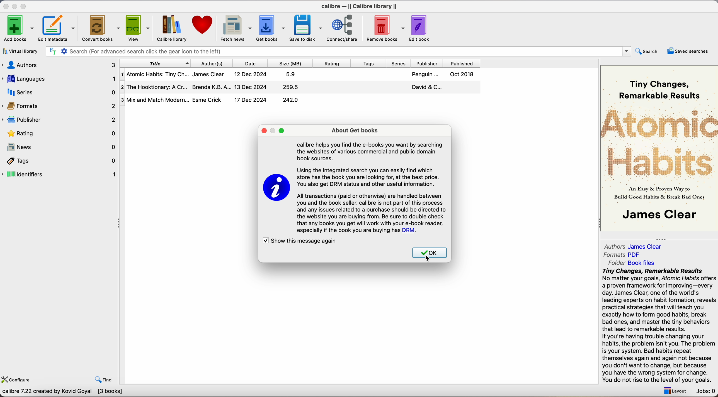 This screenshot has height=397, width=718. I want to click on remove books, so click(386, 29).